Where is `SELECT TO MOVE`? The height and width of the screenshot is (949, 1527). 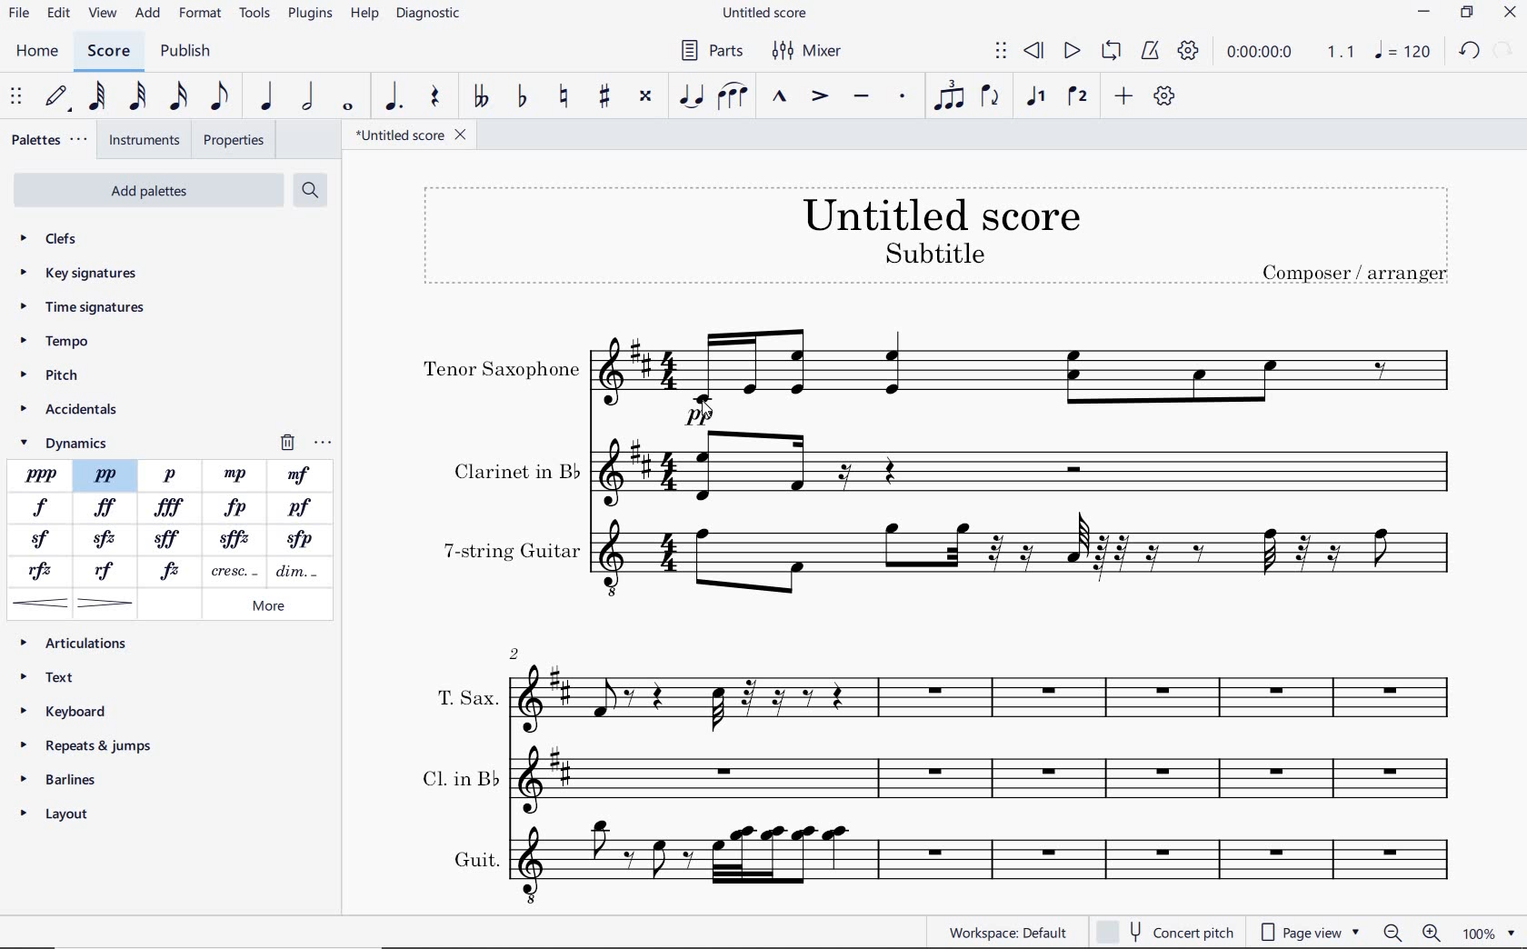 SELECT TO MOVE is located at coordinates (1004, 52).